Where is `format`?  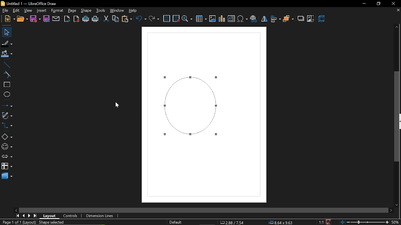
format is located at coordinates (57, 11).